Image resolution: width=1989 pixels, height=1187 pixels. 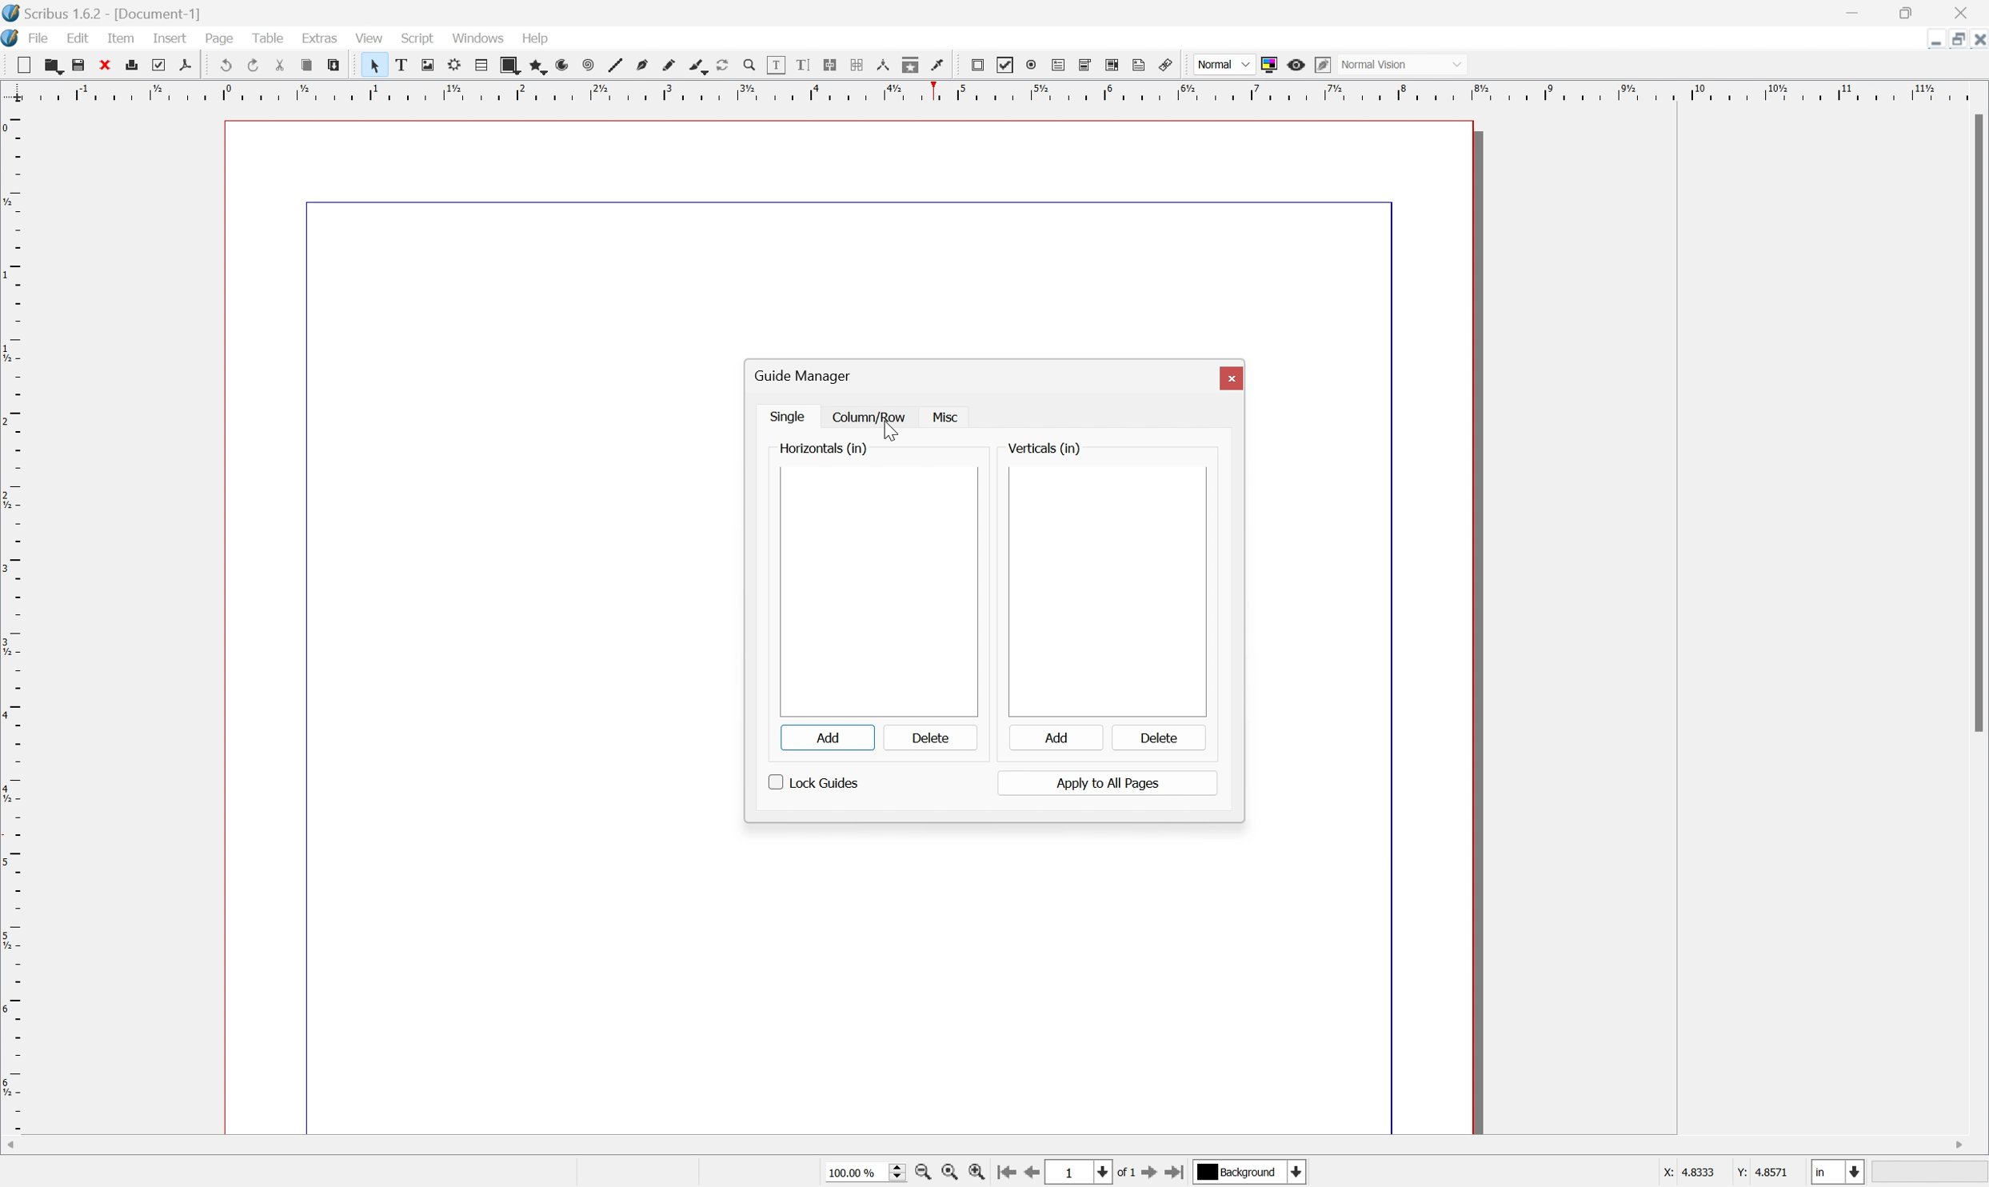 What do you see at coordinates (139, 67) in the screenshot?
I see `print` at bounding box center [139, 67].